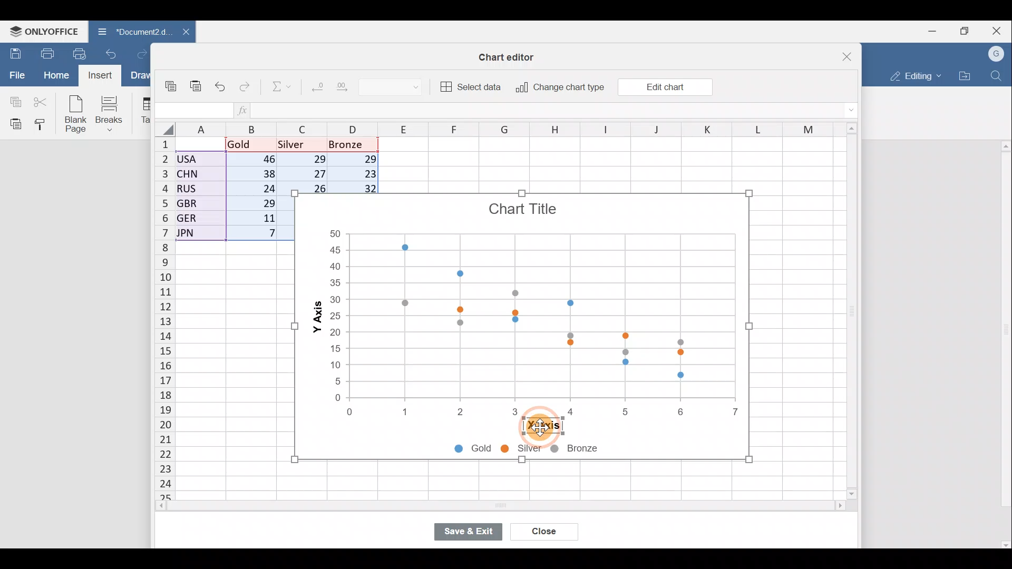 This screenshot has height=569, width=1012. Describe the element at coordinates (16, 74) in the screenshot. I see `File` at that location.